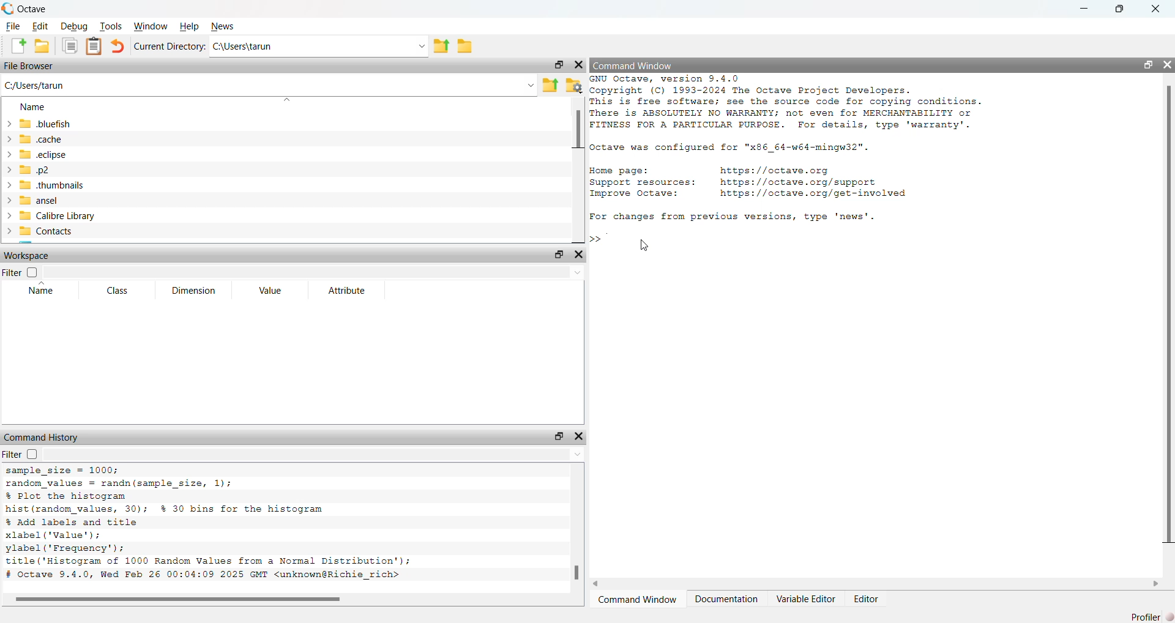 The width and height of the screenshot is (1175, 623). I want to click on scroll right, so click(1155, 583).